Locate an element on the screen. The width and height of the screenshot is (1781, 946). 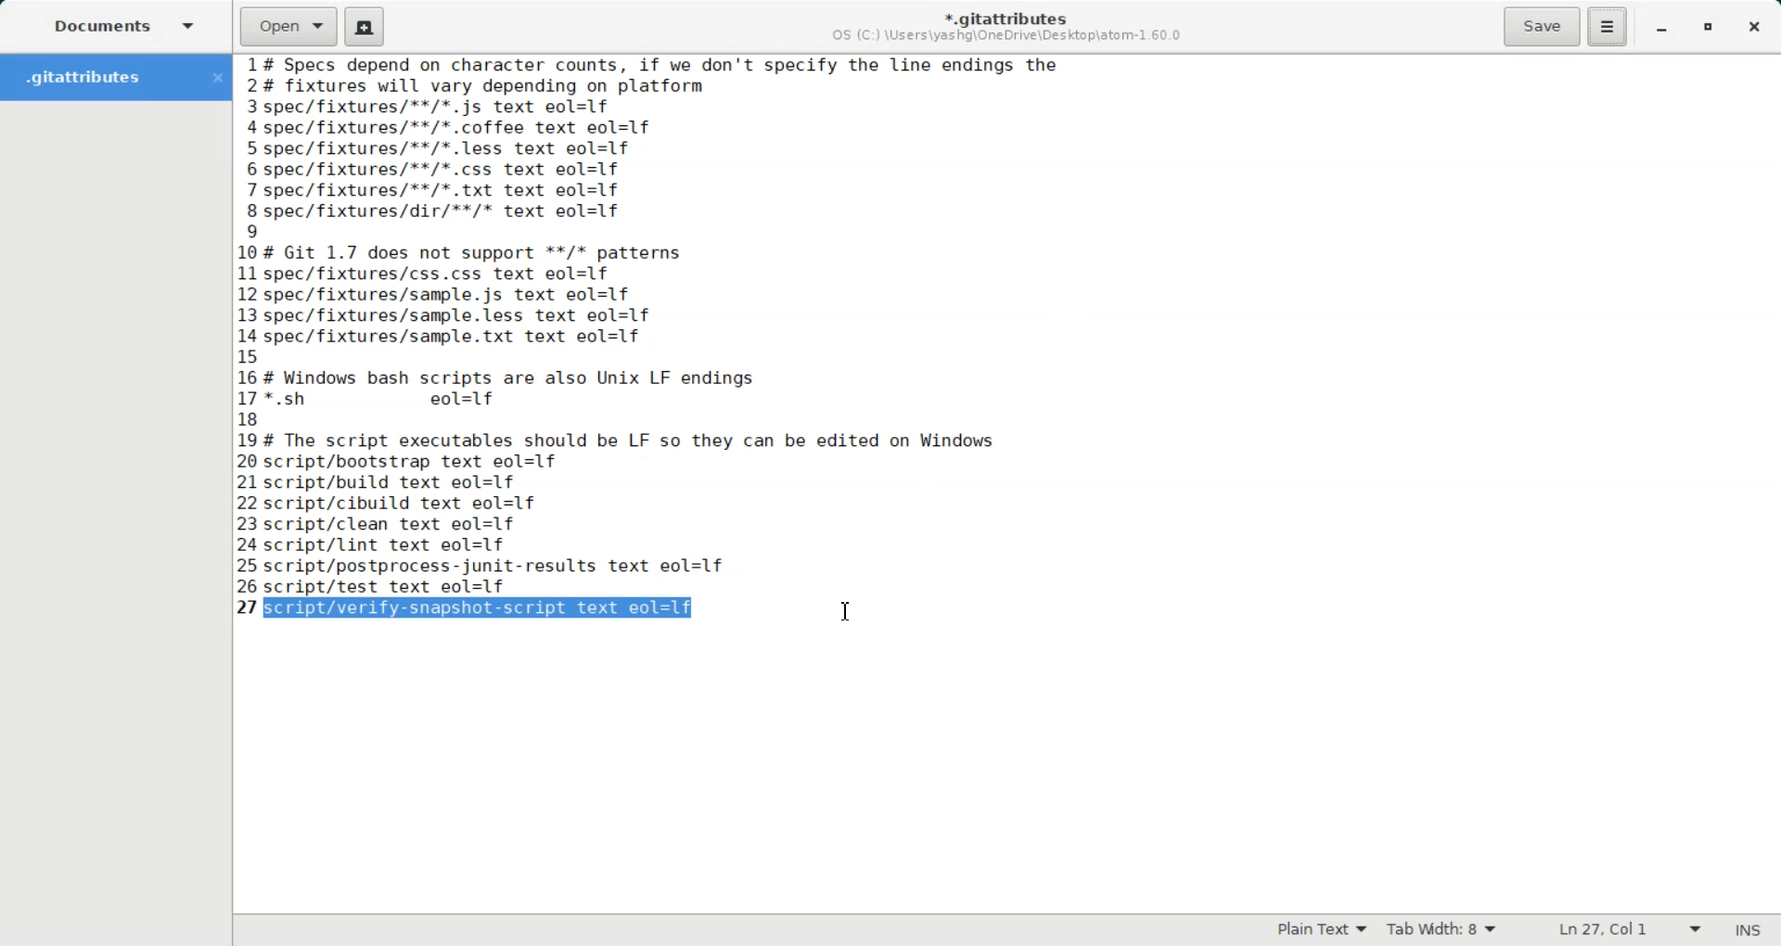
*.gitattributes is located at coordinates (1002, 14).